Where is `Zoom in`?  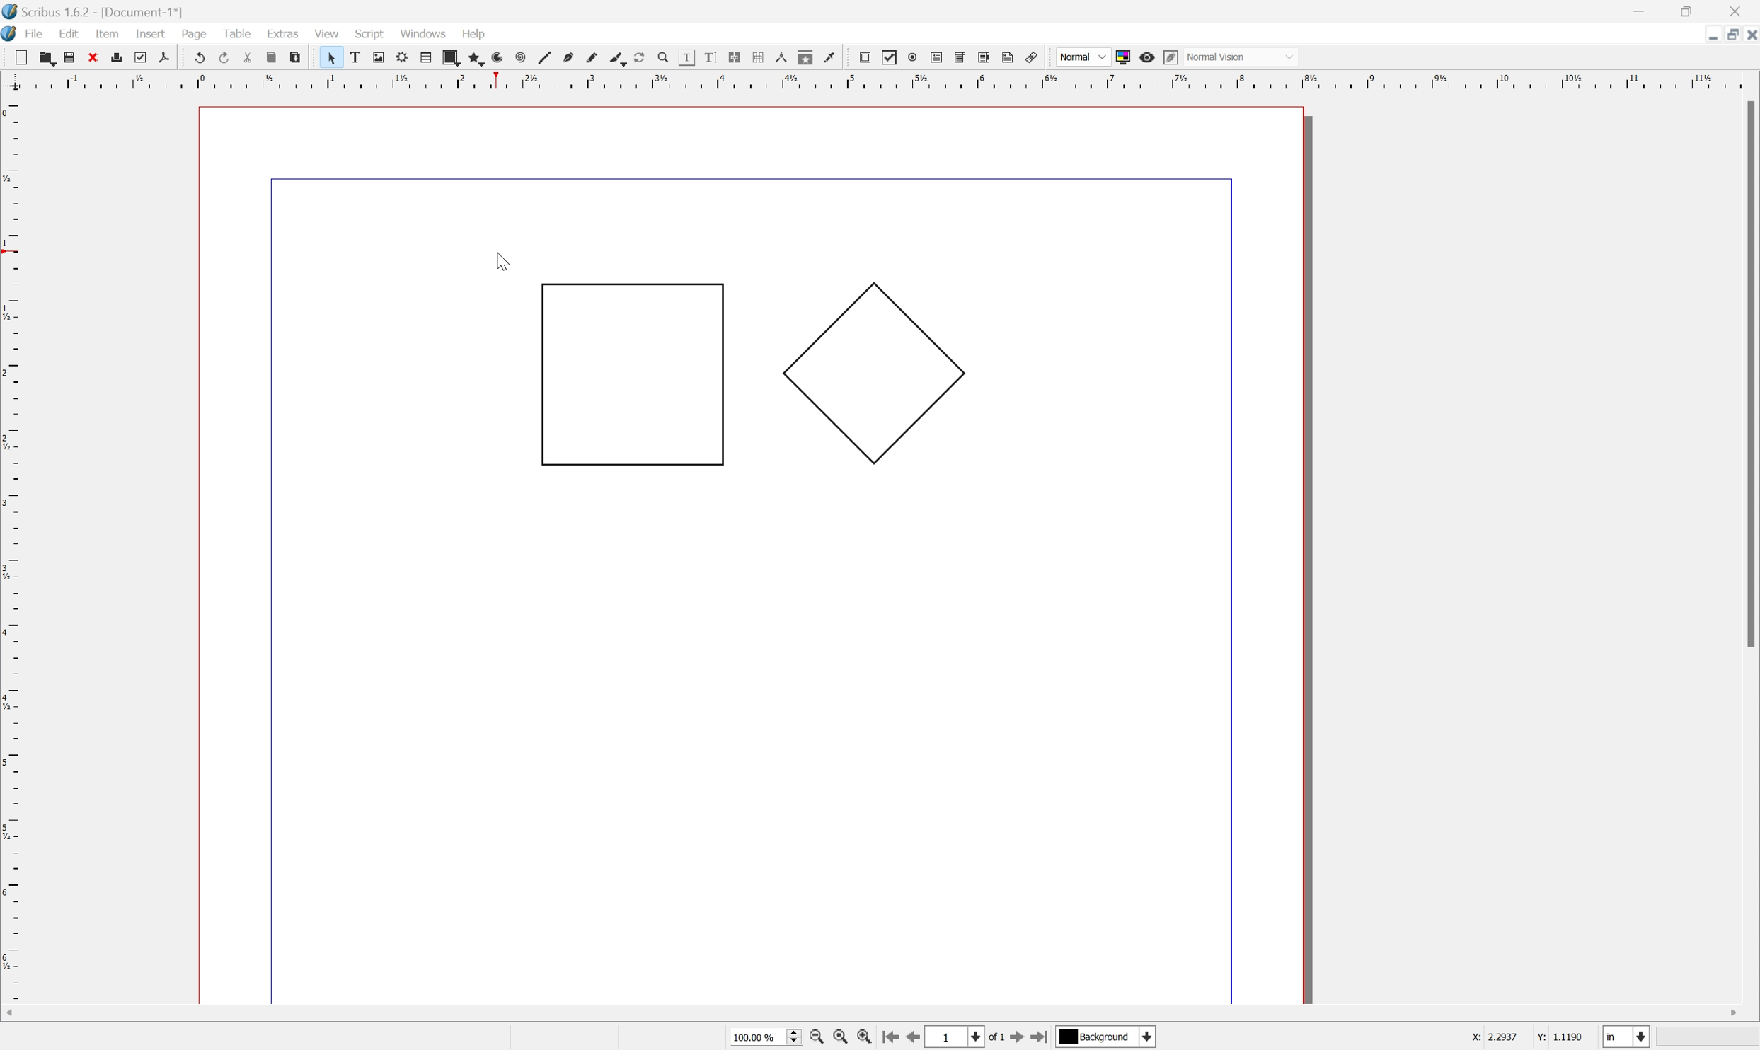
Zoom in is located at coordinates (859, 1038).